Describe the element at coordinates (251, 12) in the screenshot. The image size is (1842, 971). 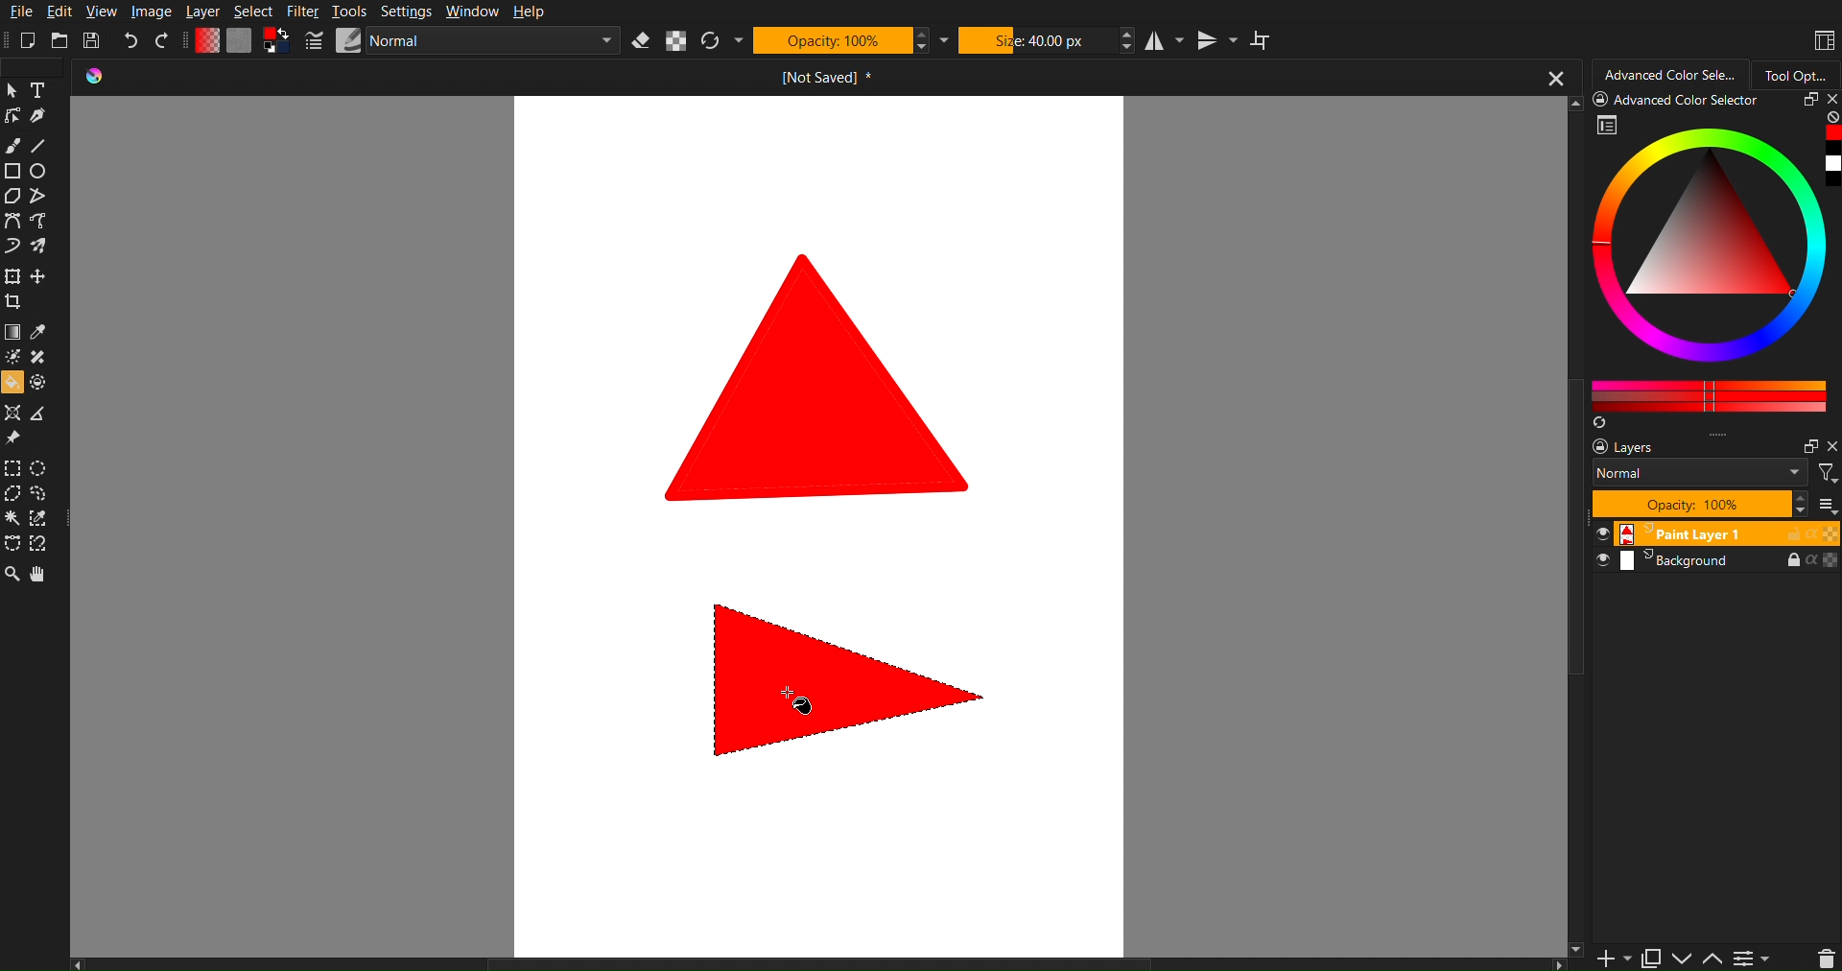
I see `Select` at that location.